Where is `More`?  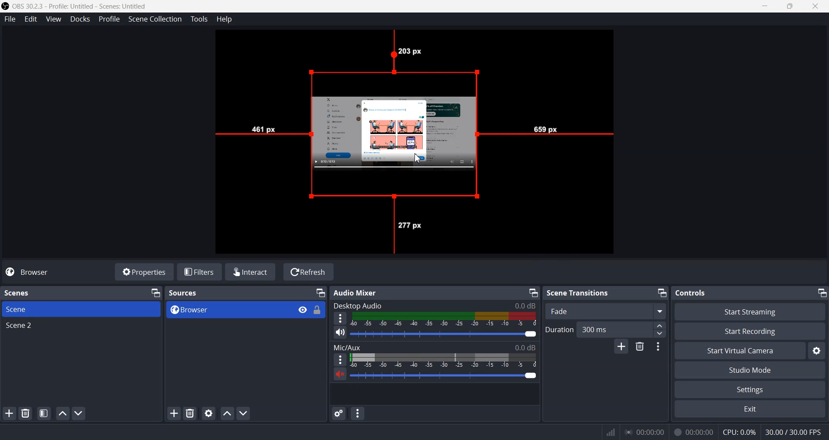
More is located at coordinates (337, 359).